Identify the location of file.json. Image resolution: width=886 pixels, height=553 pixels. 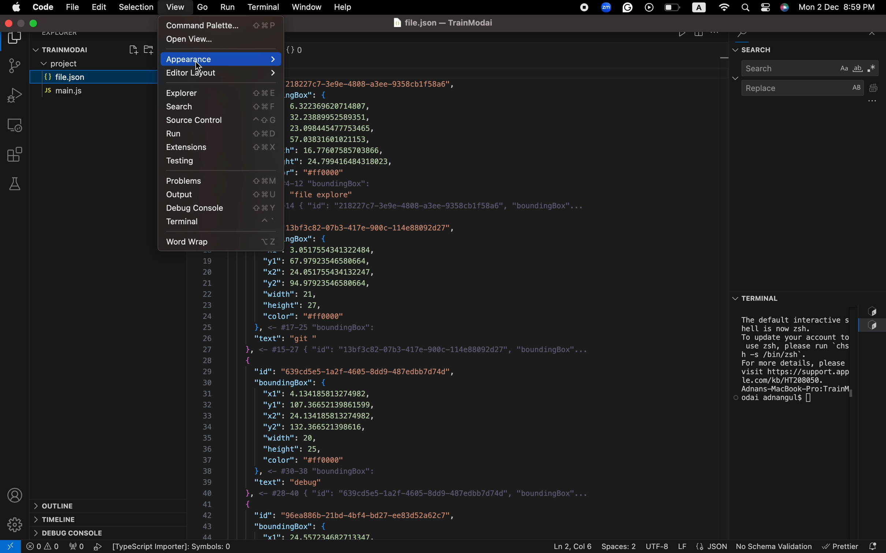
(98, 78).